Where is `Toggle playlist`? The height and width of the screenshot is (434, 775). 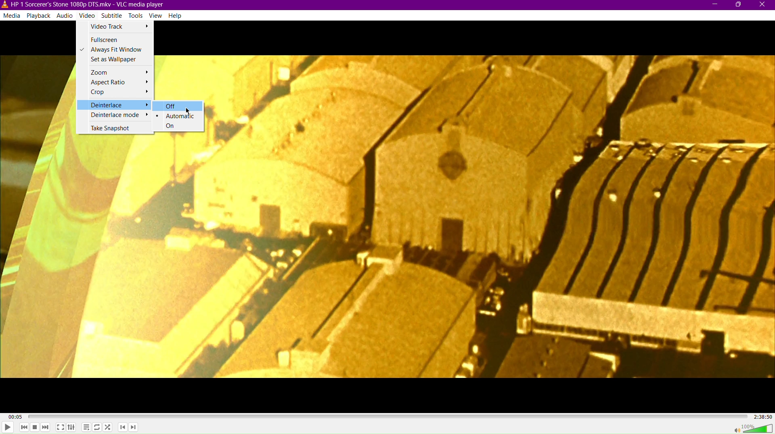
Toggle playlist is located at coordinates (86, 428).